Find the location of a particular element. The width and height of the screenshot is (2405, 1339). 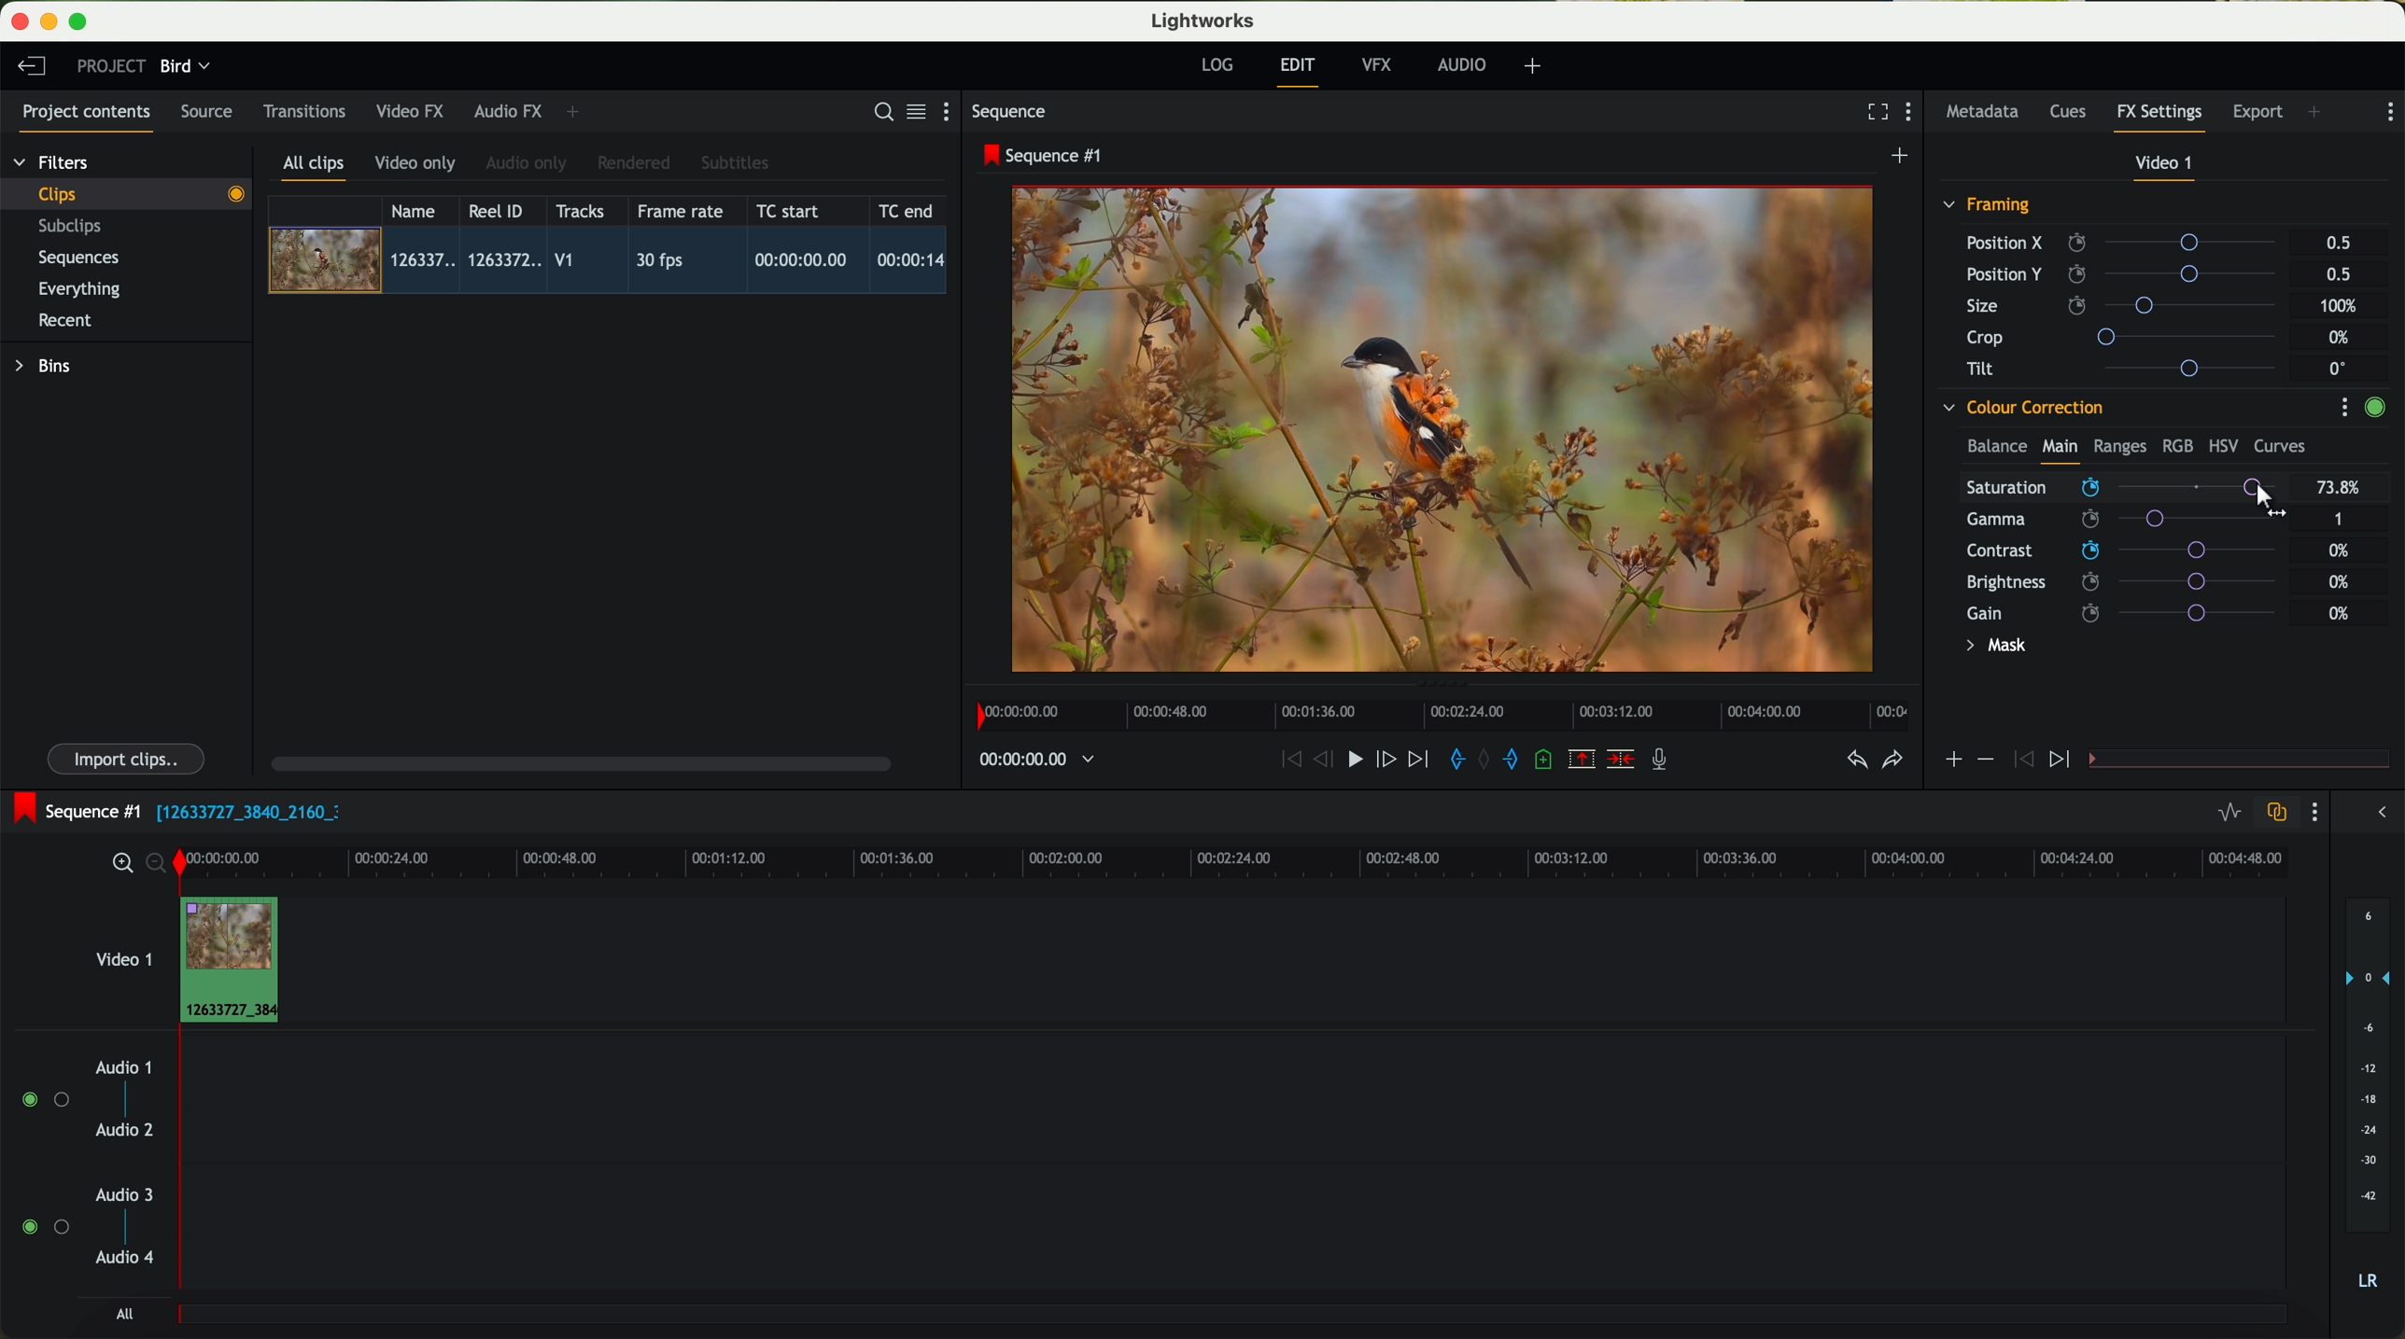

export is located at coordinates (2258, 114).